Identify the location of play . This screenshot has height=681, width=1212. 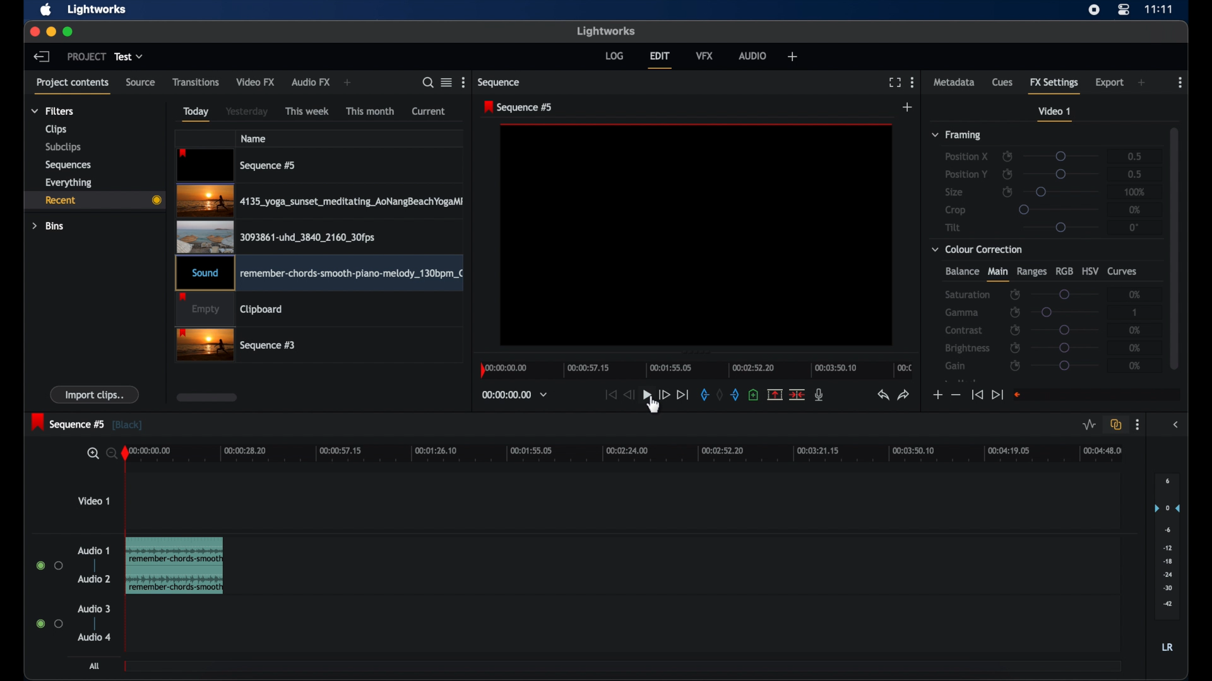
(647, 395).